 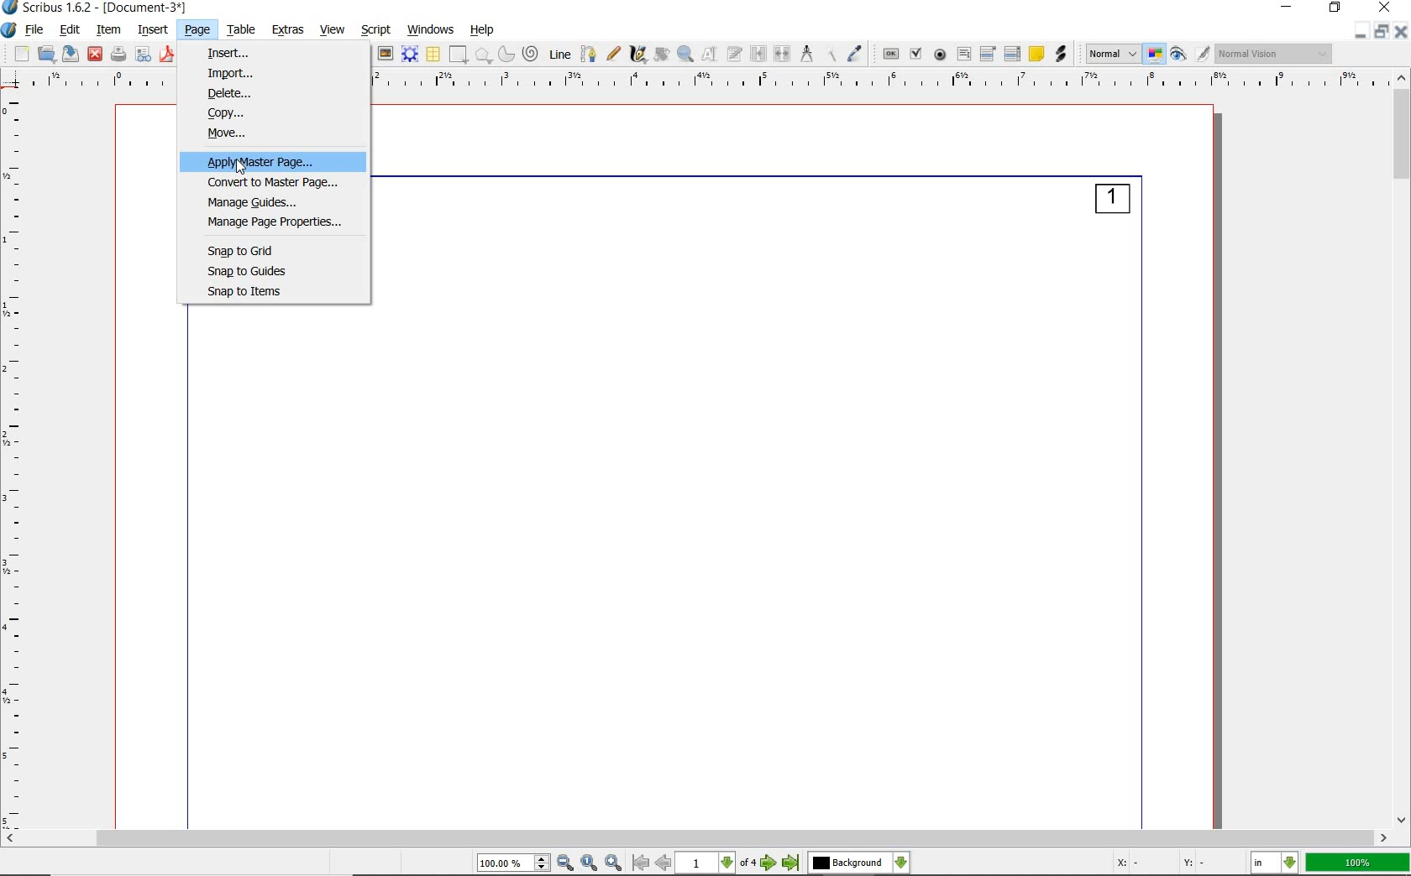 I want to click on toggle color management, so click(x=1157, y=54).